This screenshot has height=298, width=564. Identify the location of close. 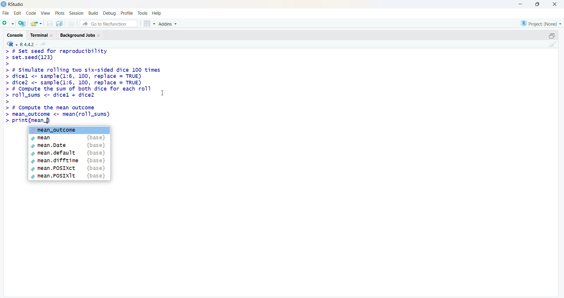
(52, 36).